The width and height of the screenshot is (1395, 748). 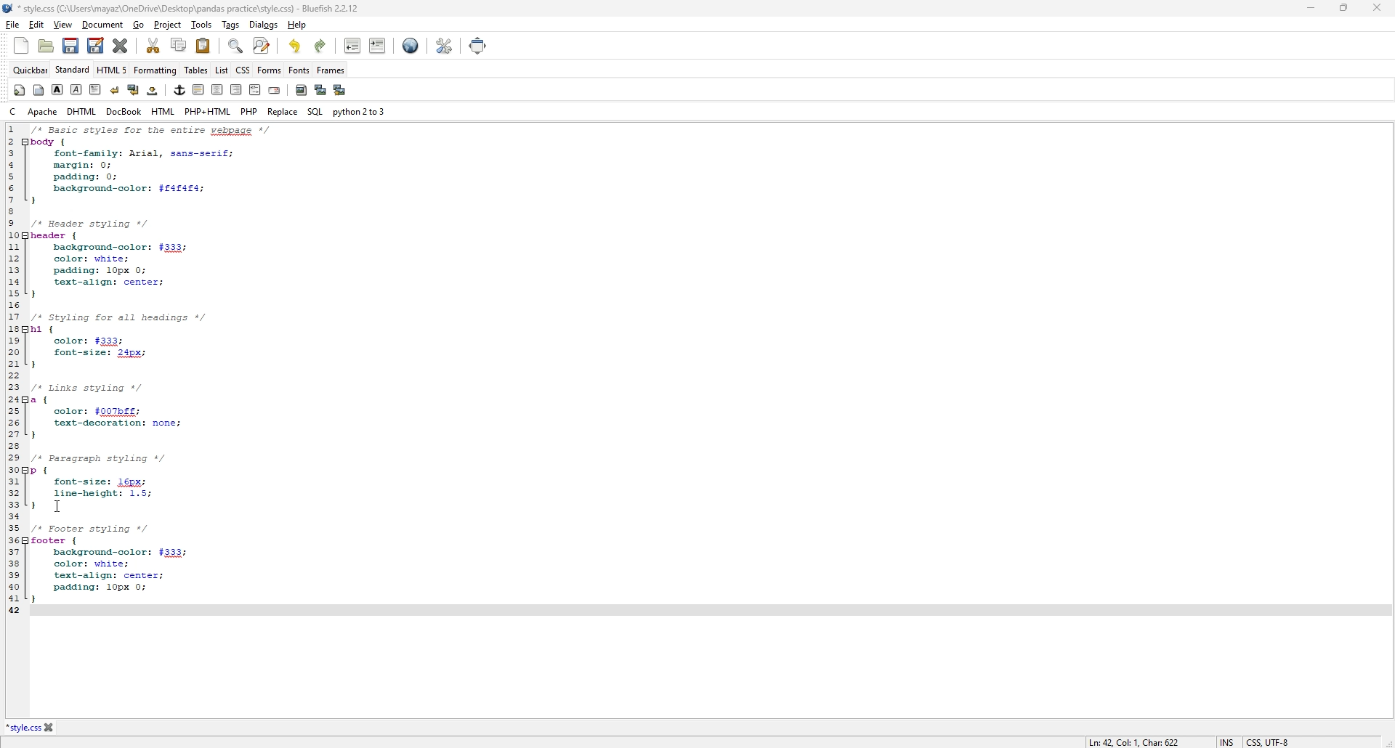 What do you see at coordinates (236, 89) in the screenshot?
I see `right justify` at bounding box center [236, 89].